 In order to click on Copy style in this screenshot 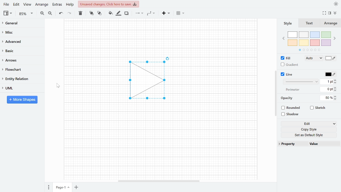, I will do `click(310, 130)`.